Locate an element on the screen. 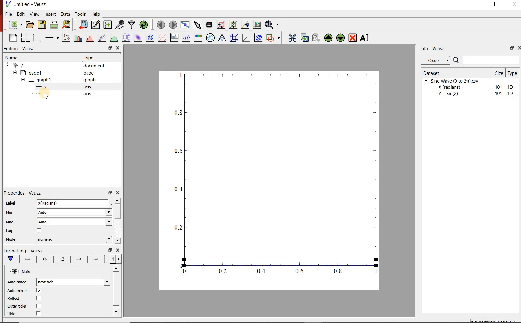 This screenshot has width=521, height=323. Search is located at coordinates (487, 60).